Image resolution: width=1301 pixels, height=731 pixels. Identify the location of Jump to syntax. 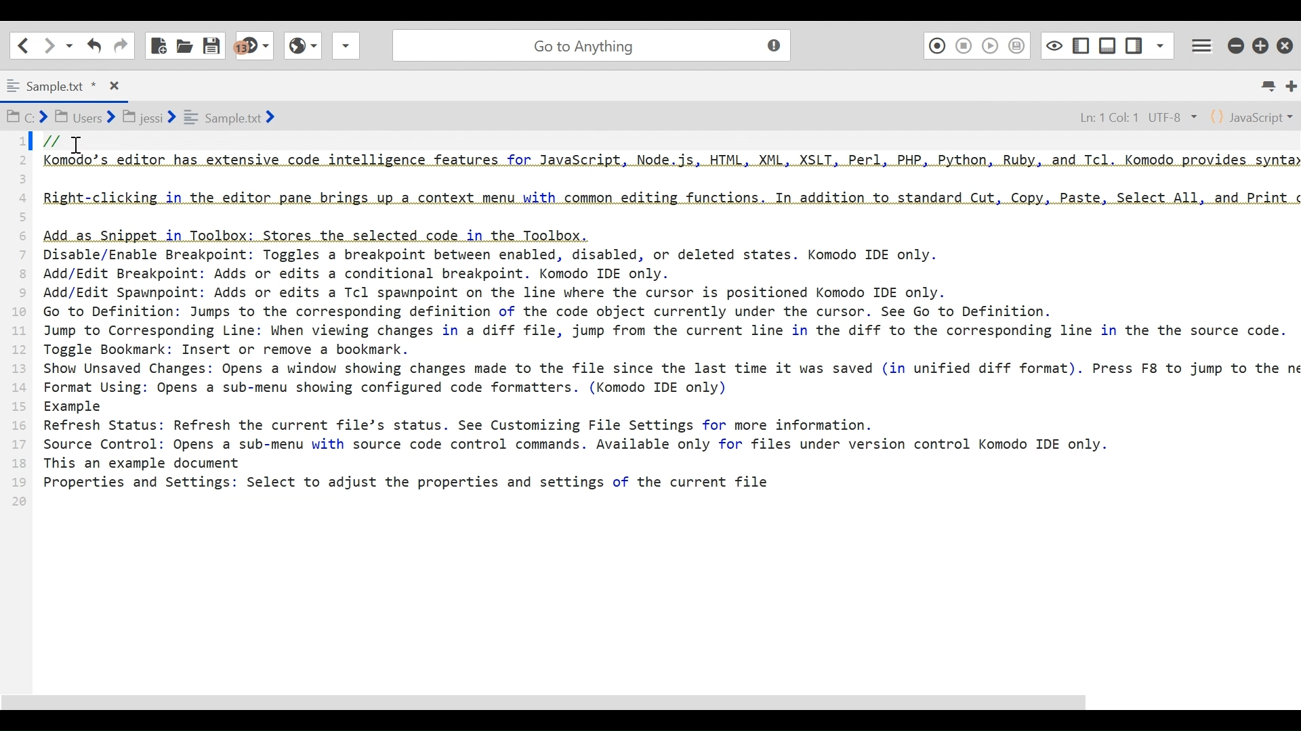
(255, 46).